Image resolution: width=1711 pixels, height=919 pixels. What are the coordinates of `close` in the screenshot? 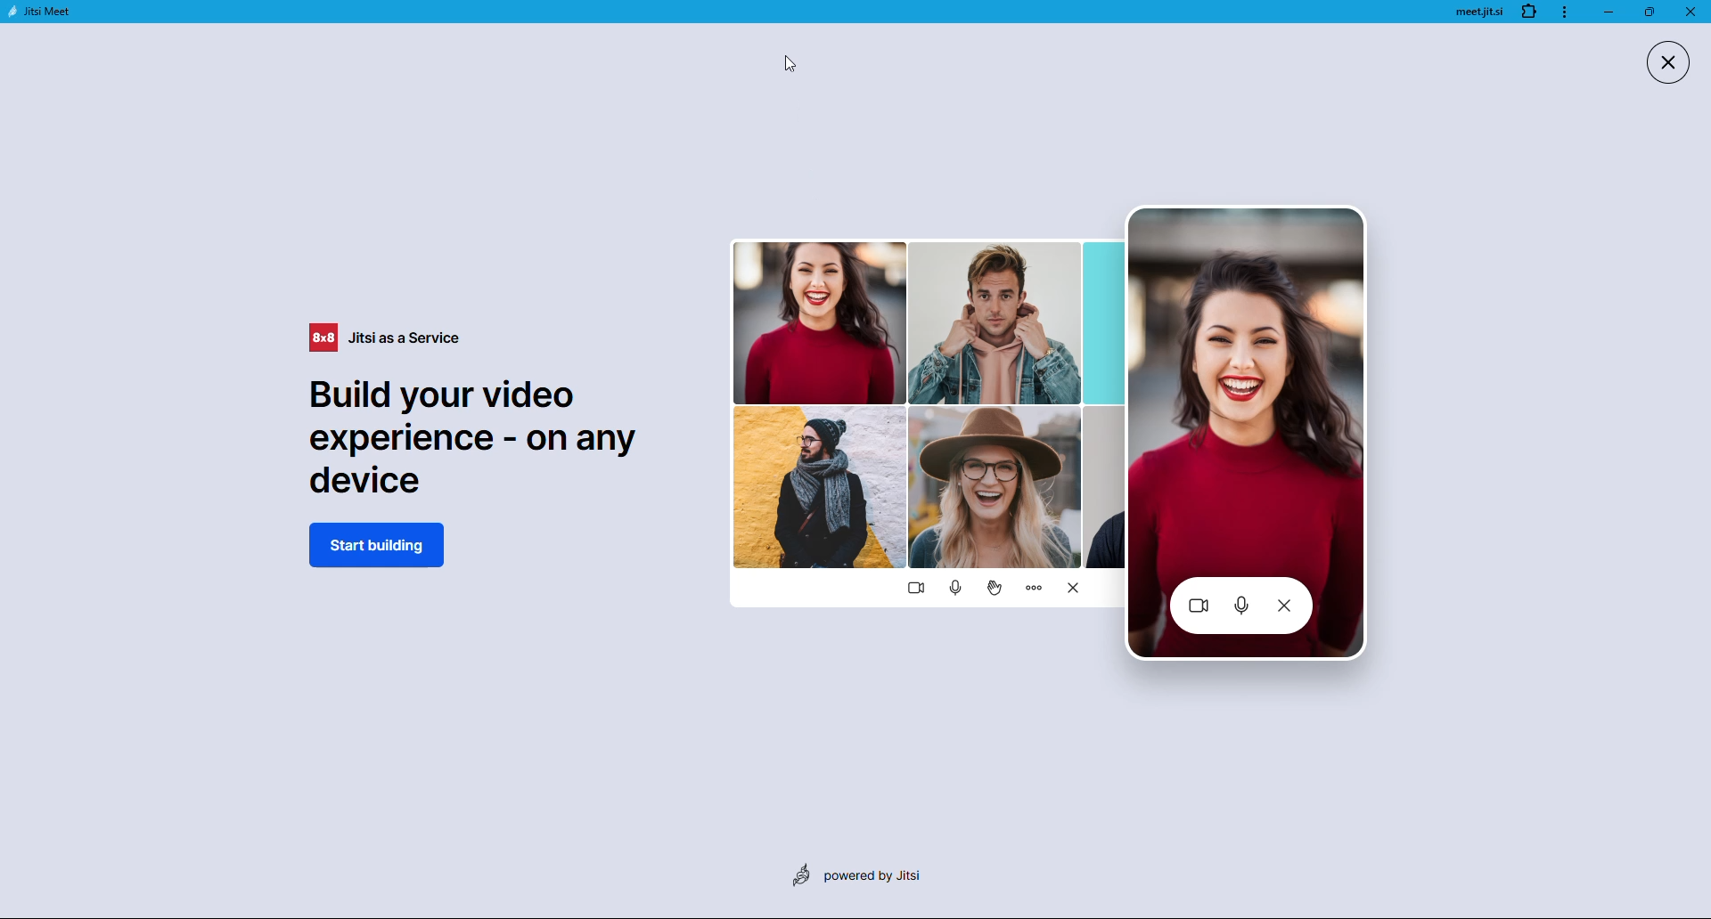 It's located at (1665, 59).